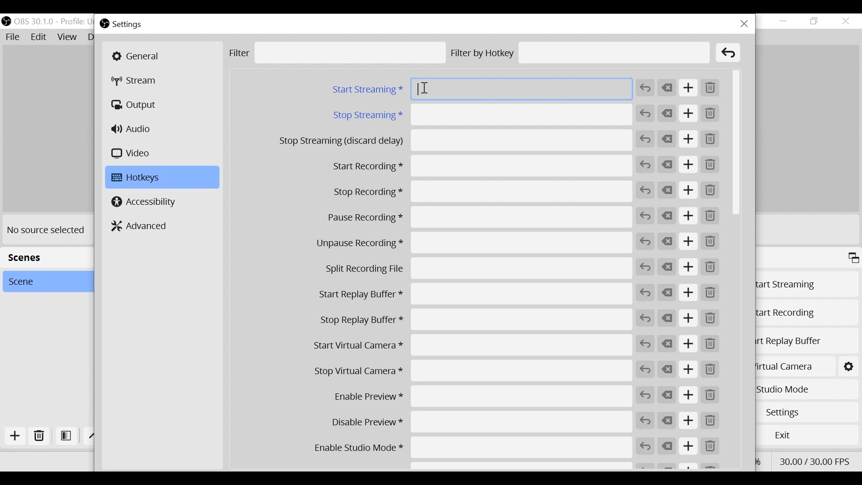 This screenshot has height=485, width=862. What do you see at coordinates (850, 366) in the screenshot?
I see `Start Virtual Camera Settings` at bounding box center [850, 366].